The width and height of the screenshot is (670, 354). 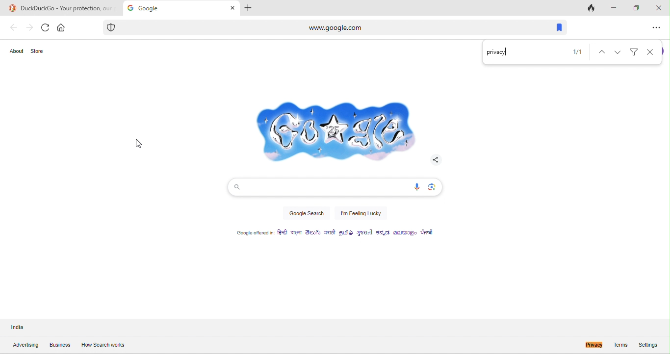 What do you see at coordinates (61, 8) in the screenshot?
I see `DuckGoDuckGo - Your protection` at bounding box center [61, 8].